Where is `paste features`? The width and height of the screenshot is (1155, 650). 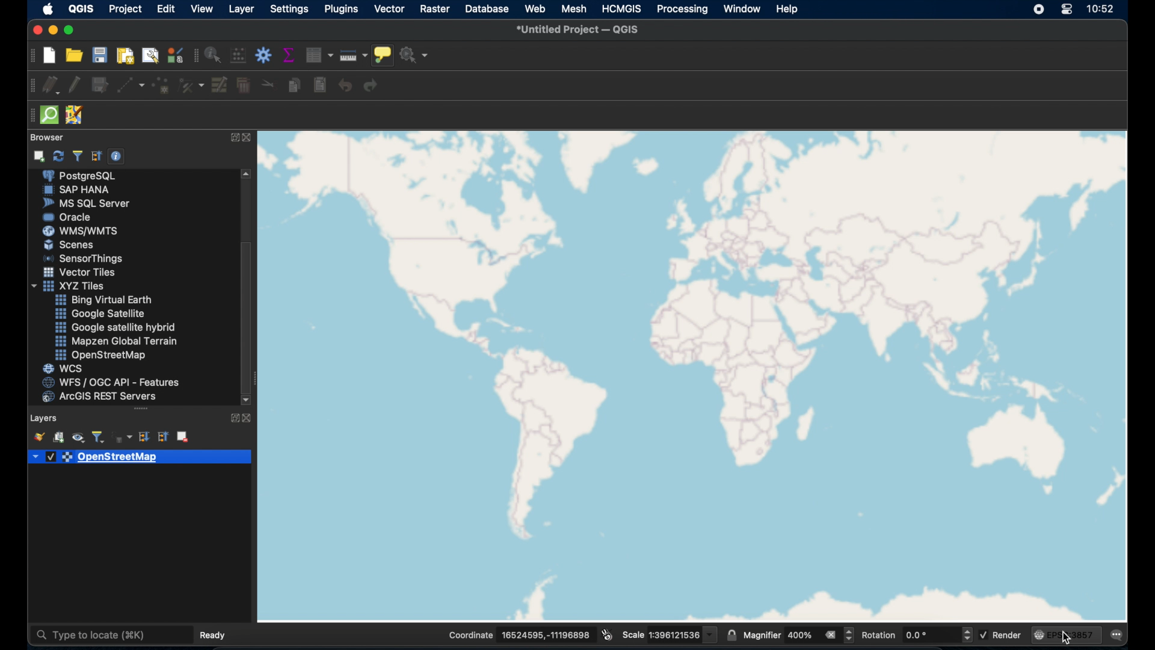 paste features is located at coordinates (319, 87).